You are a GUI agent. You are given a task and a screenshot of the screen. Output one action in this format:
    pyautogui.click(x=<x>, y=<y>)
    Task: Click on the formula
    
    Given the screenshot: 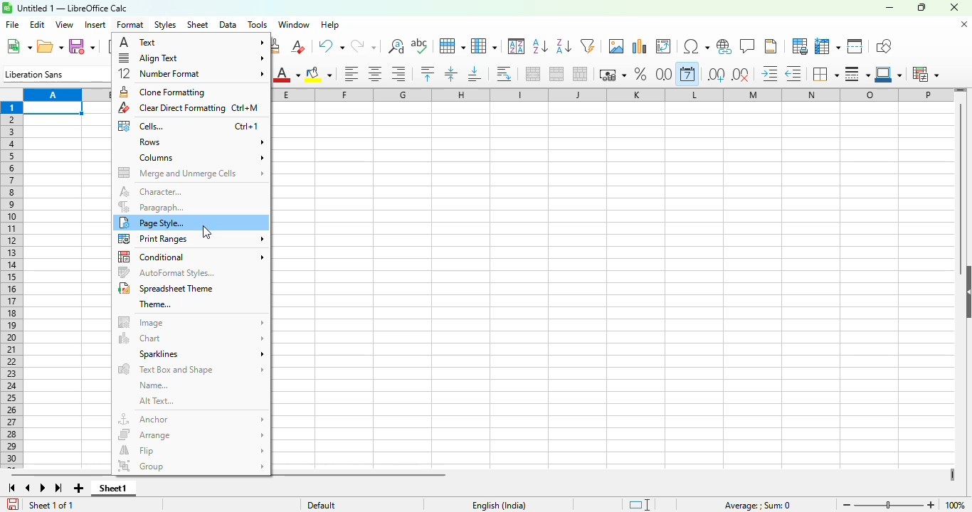 What is the action you would take?
    pyautogui.click(x=758, y=506)
    